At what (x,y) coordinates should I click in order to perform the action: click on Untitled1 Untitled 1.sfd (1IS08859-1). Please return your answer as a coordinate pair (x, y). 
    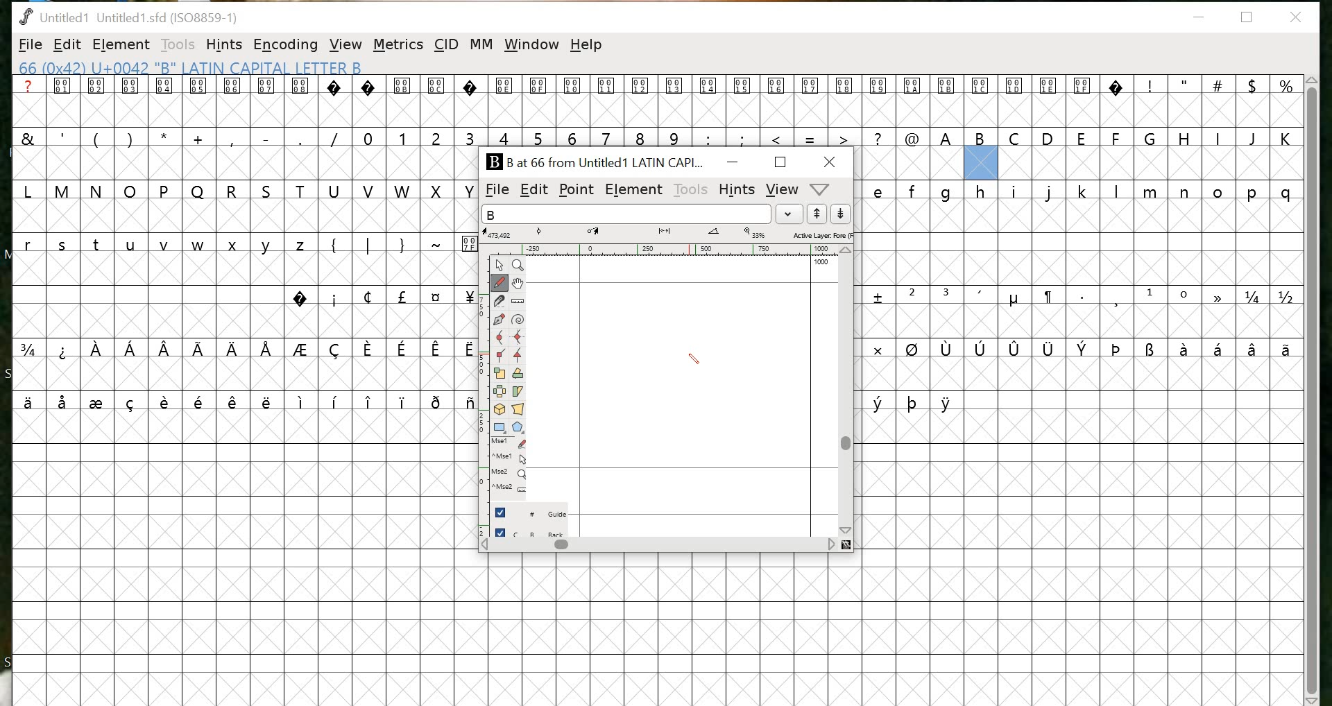
    Looking at the image, I should click on (128, 16).